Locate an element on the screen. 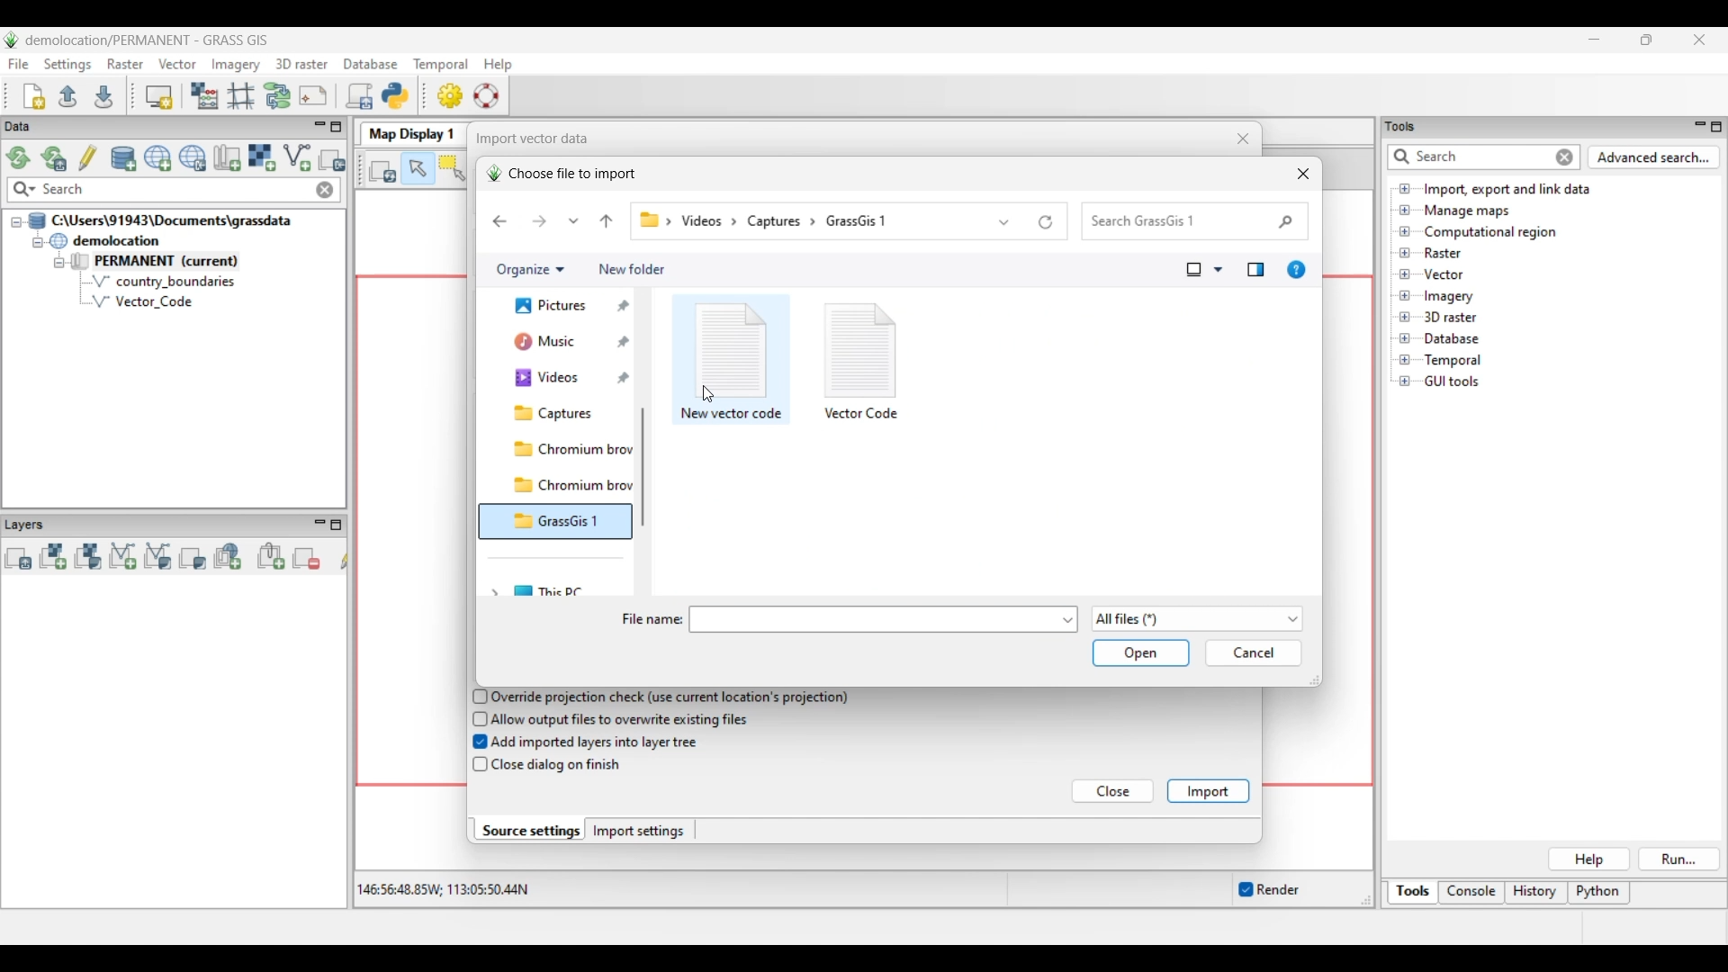 The image size is (1728, 972). Minimize is located at coordinates (1594, 40).